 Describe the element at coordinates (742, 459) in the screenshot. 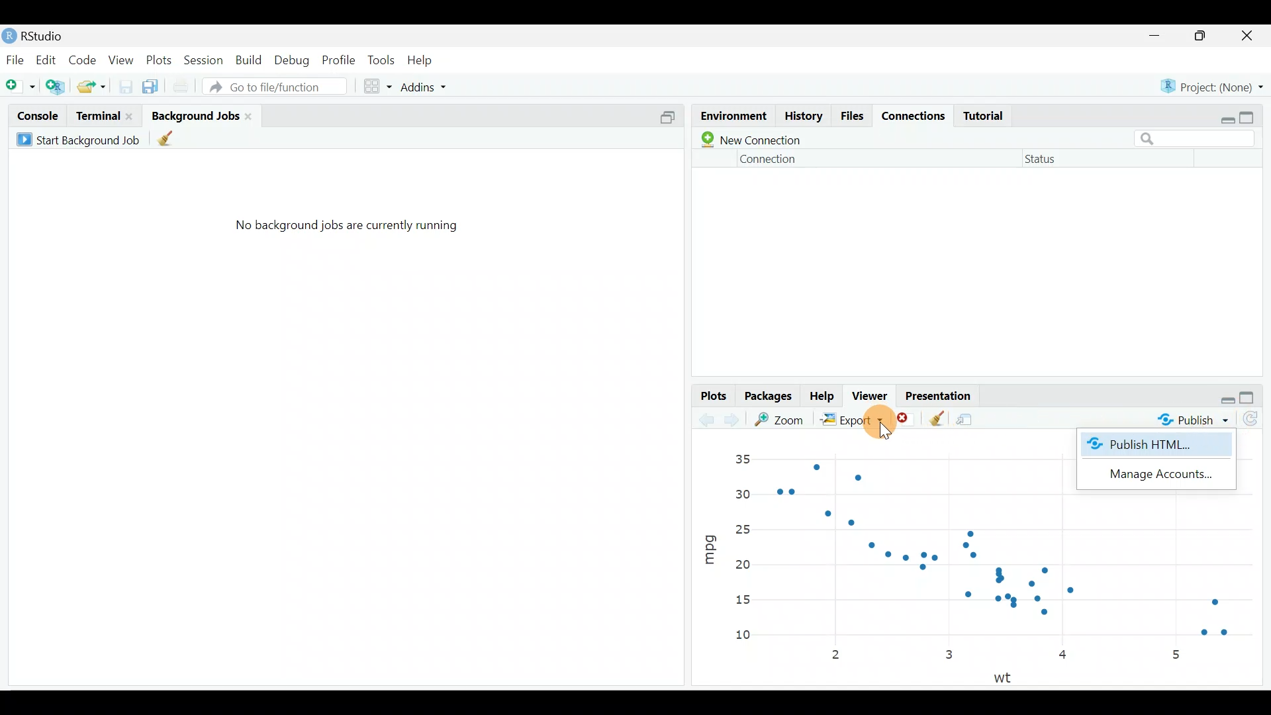

I see `35` at that location.